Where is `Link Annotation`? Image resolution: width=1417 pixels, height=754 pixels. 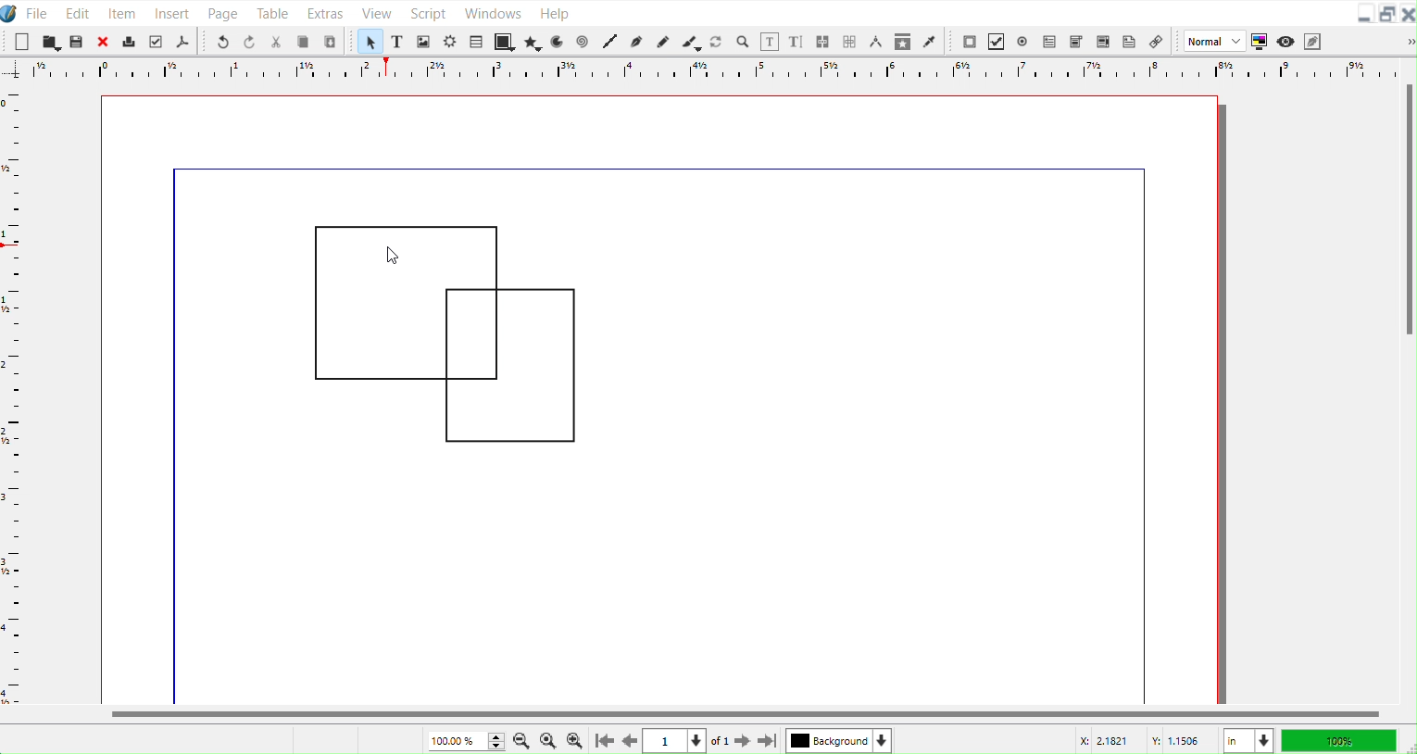 Link Annotation is located at coordinates (1156, 41).